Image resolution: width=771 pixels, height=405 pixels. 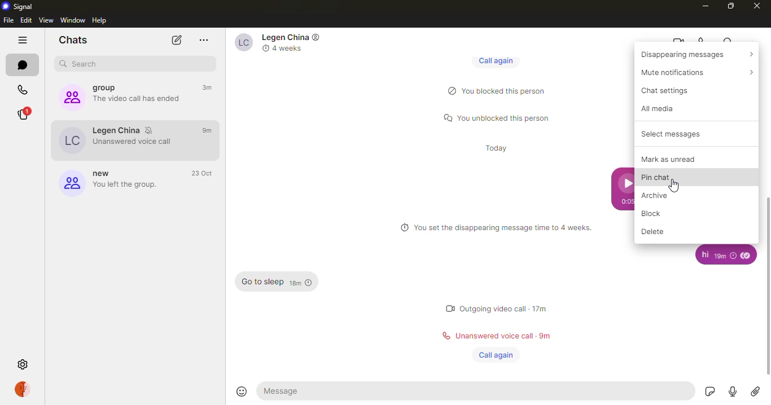 What do you see at coordinates (122, 137) in the screenshot?
I see `contact` at bounding box center [122, 137].